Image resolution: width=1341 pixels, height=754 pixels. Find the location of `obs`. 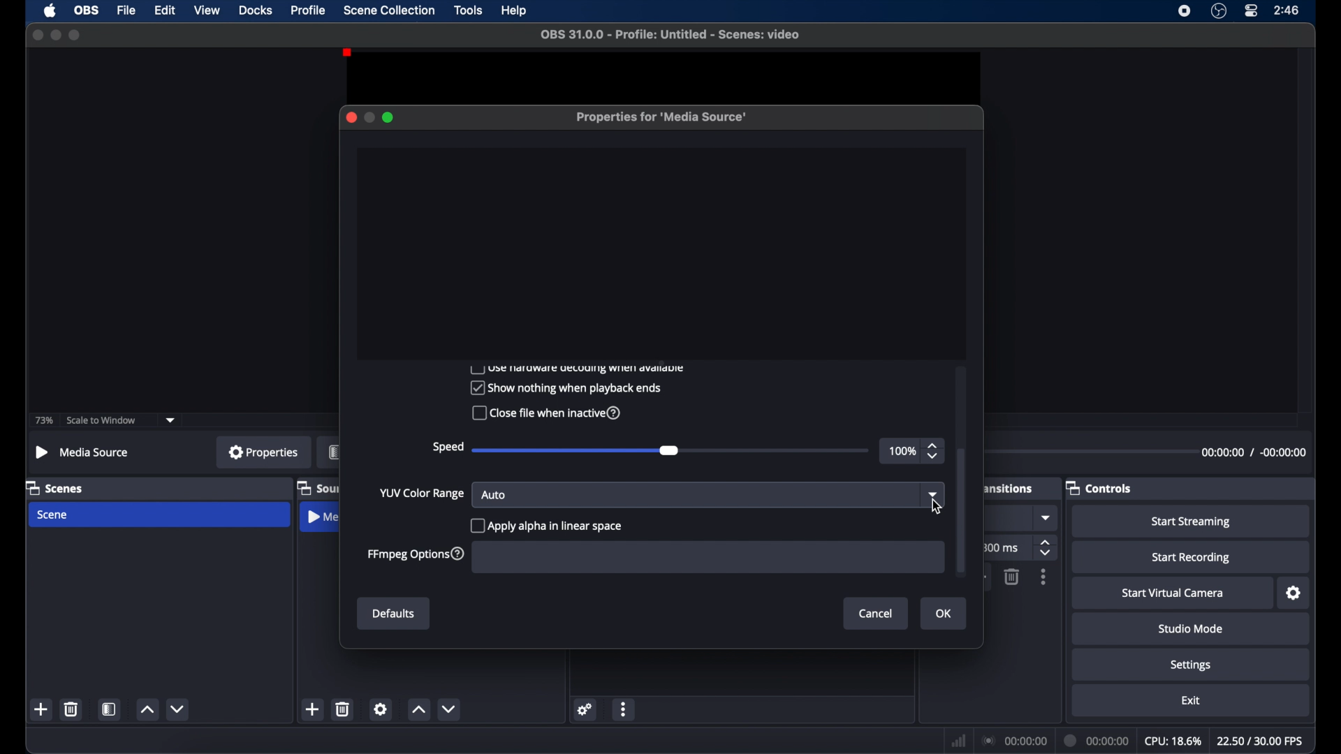

obs is located at coordinates (87, 10).